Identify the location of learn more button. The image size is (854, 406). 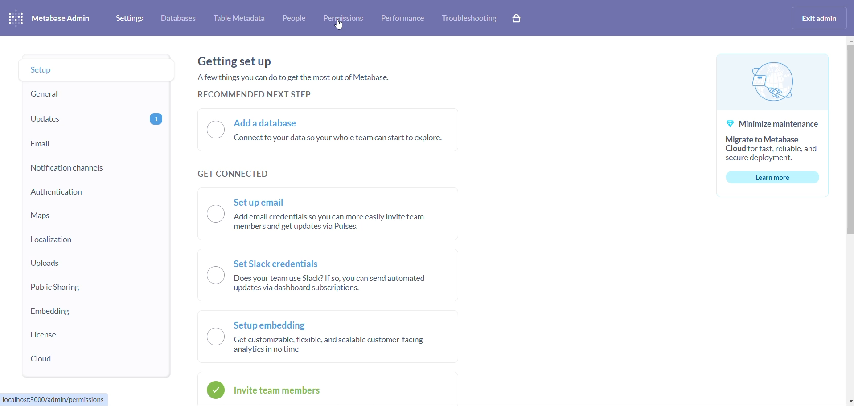
(771, 179).